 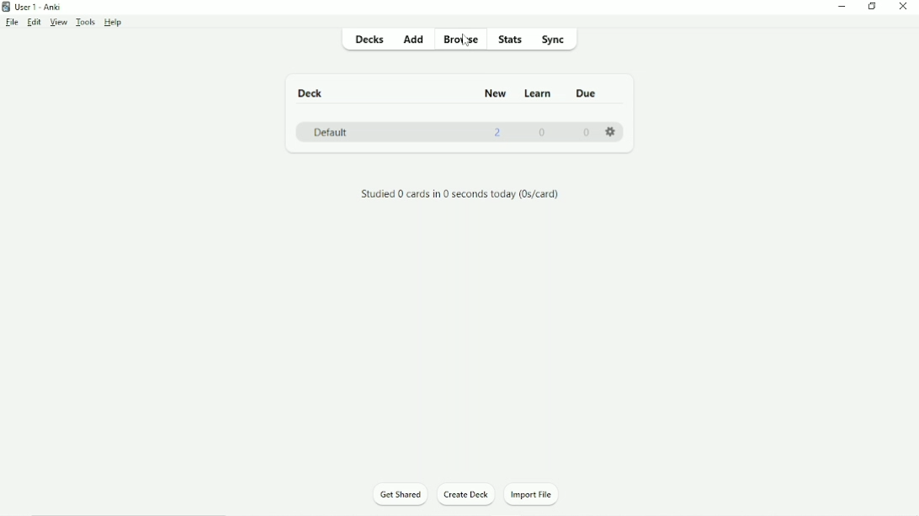 What do you see at coordinates (311, 93) in the screenshot?
I see `Deck` at bounding box center [311, 93].